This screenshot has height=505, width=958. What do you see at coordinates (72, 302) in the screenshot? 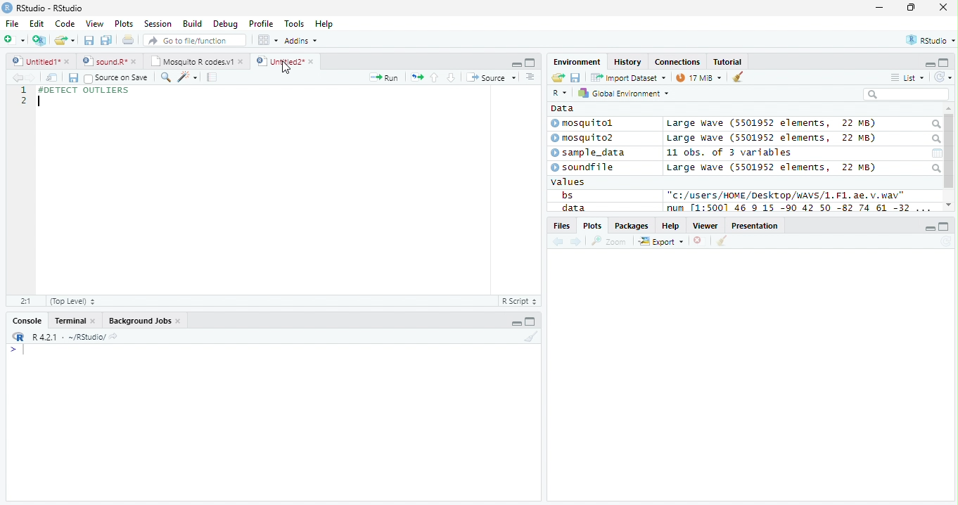
I see `(Top Level)` at bounding box center [72, 302].